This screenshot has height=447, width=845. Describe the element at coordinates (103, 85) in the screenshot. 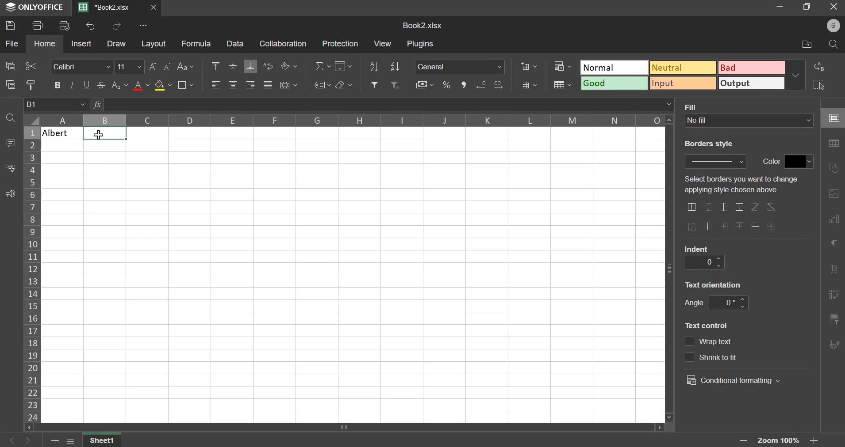

I see `strikethrough` at that location.